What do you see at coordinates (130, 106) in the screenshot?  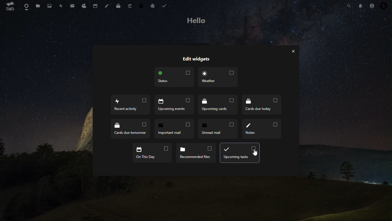 I see `Recent activity` at bounding box center [130, 106].